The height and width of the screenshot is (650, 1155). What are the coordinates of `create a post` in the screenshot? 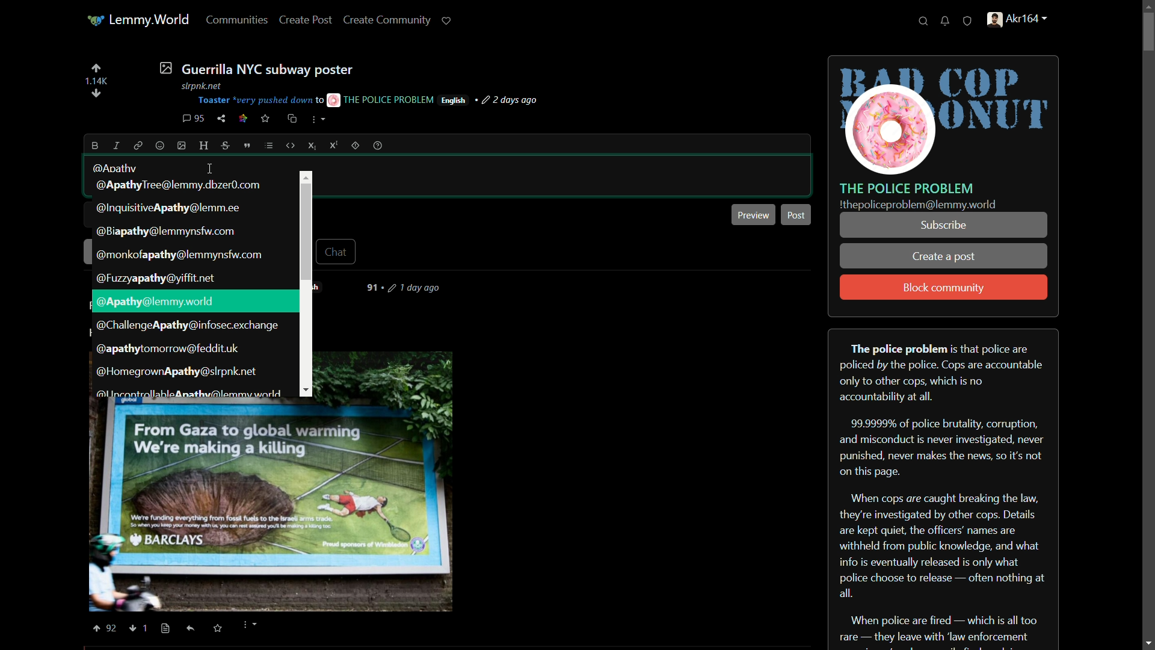 It's located at (944, 258).